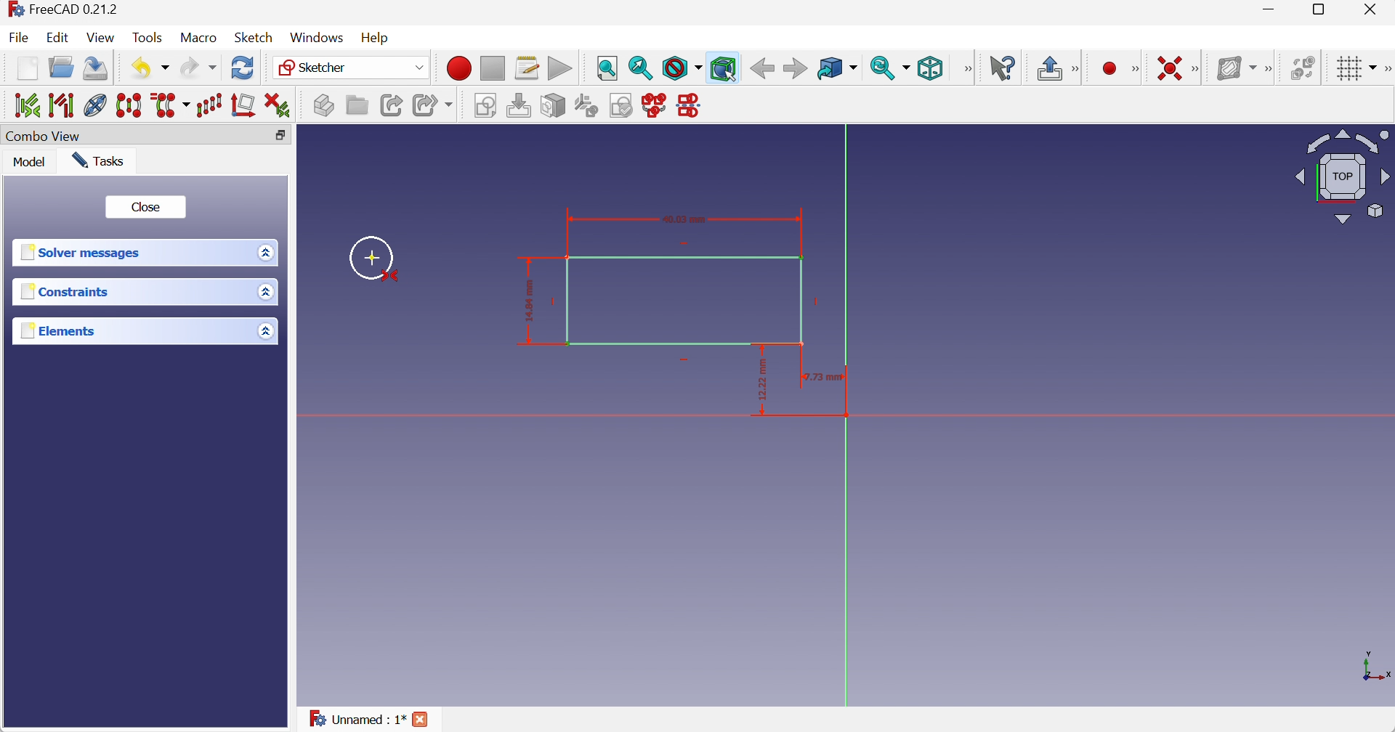 This screenshot has width=1395, height=732. Describe the element at coordinates (458, 68) in the screenshot. I see `Macro recording...` at that location.